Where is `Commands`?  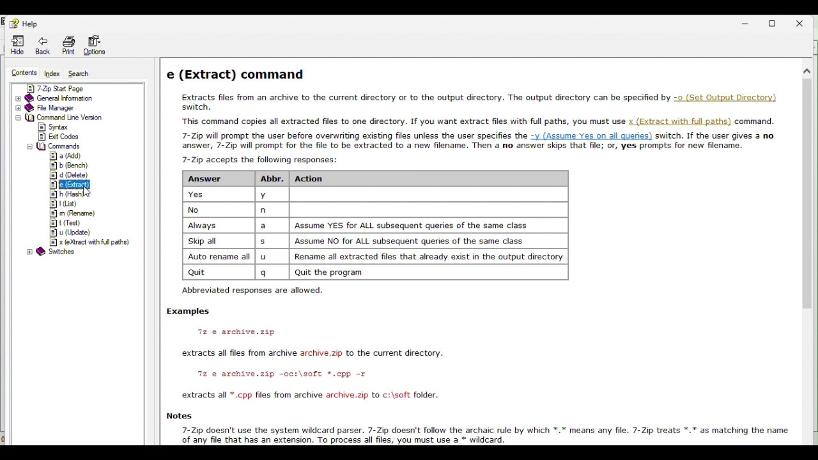 Commands is located at coordinates (53, 146).